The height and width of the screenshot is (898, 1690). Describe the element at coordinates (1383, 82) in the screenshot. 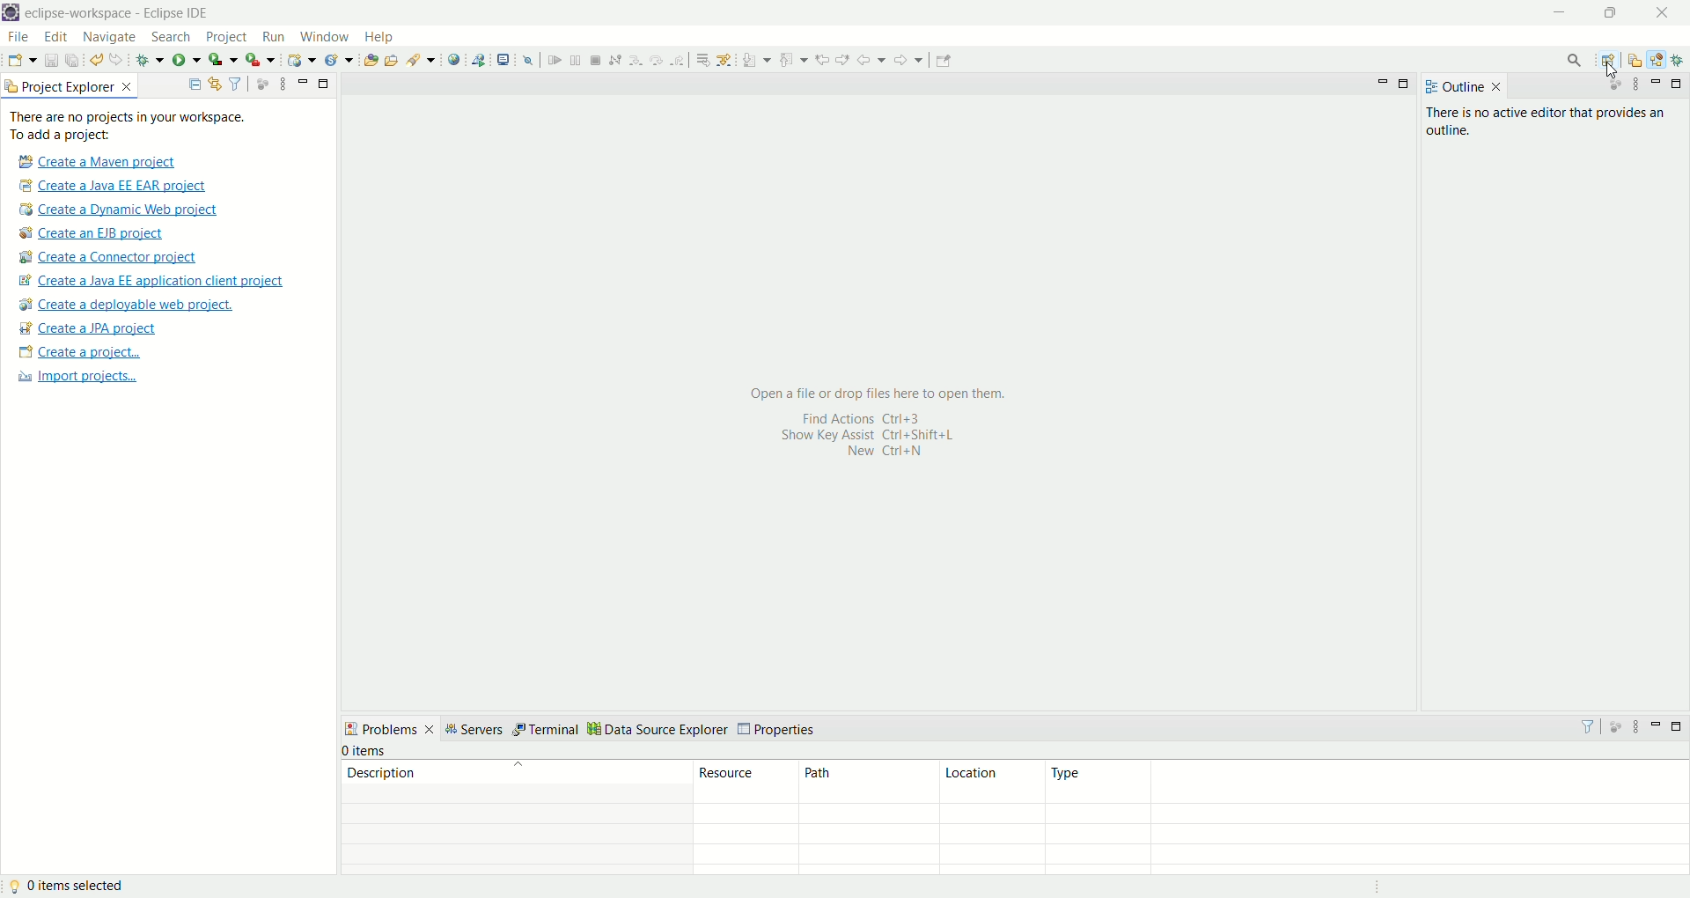

I see `minimize` at that location.